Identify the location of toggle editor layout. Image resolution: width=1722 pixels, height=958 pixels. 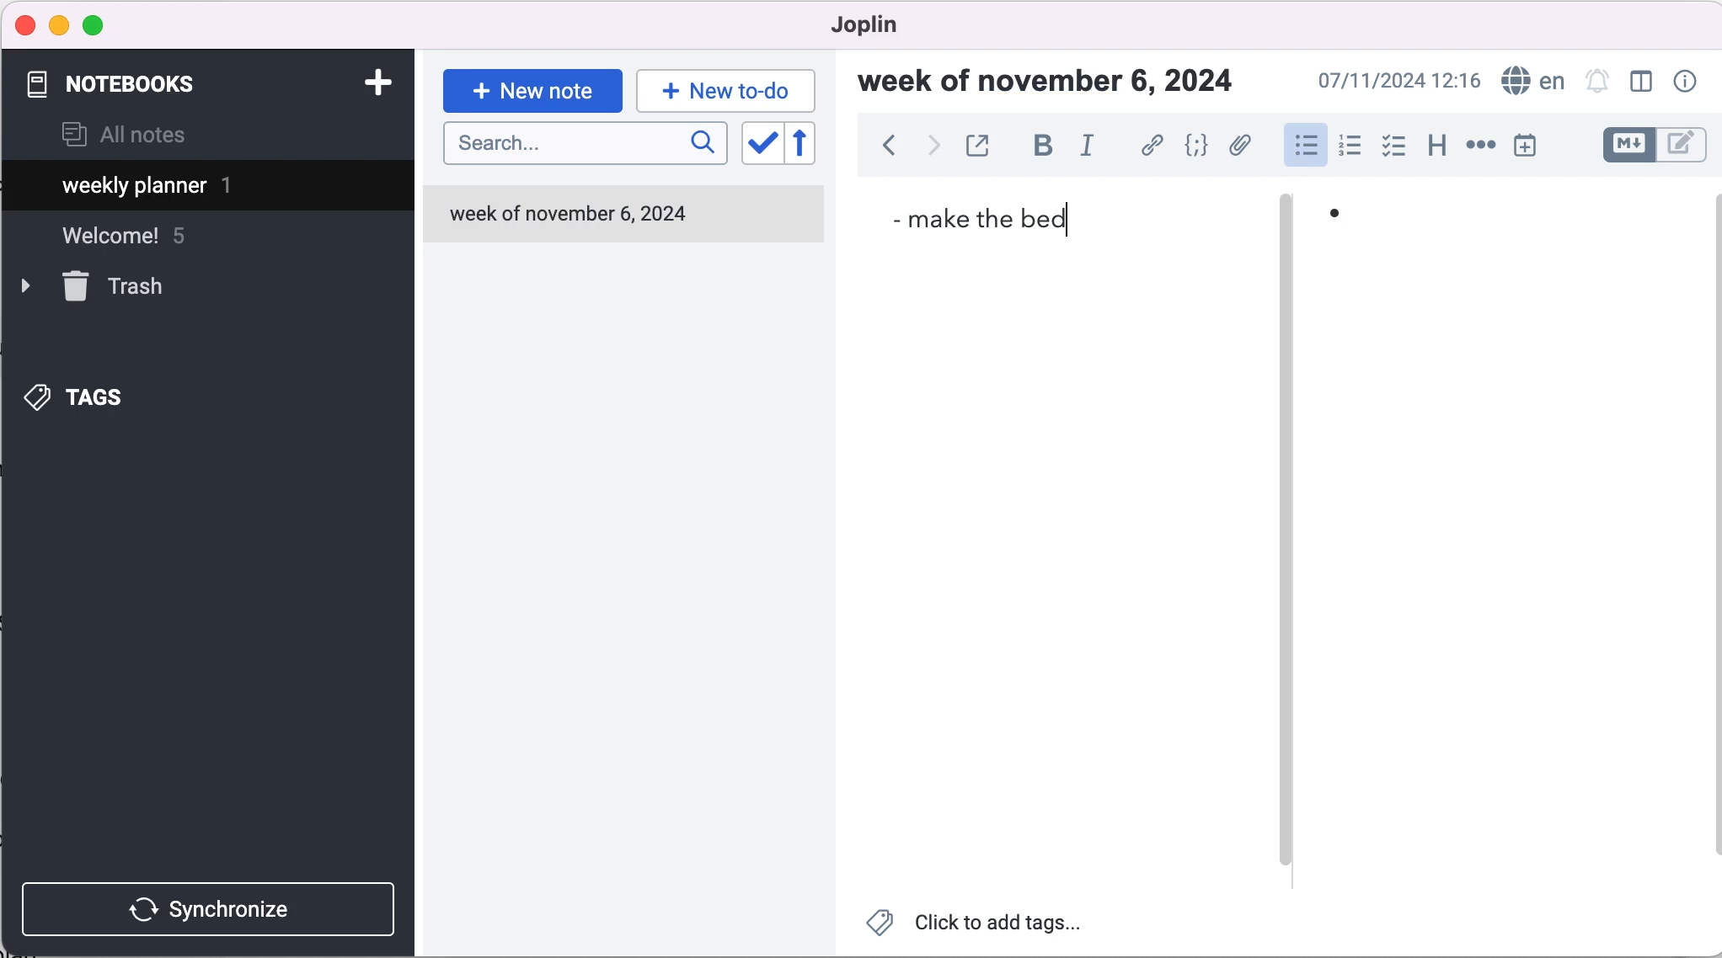
(1645, 83).